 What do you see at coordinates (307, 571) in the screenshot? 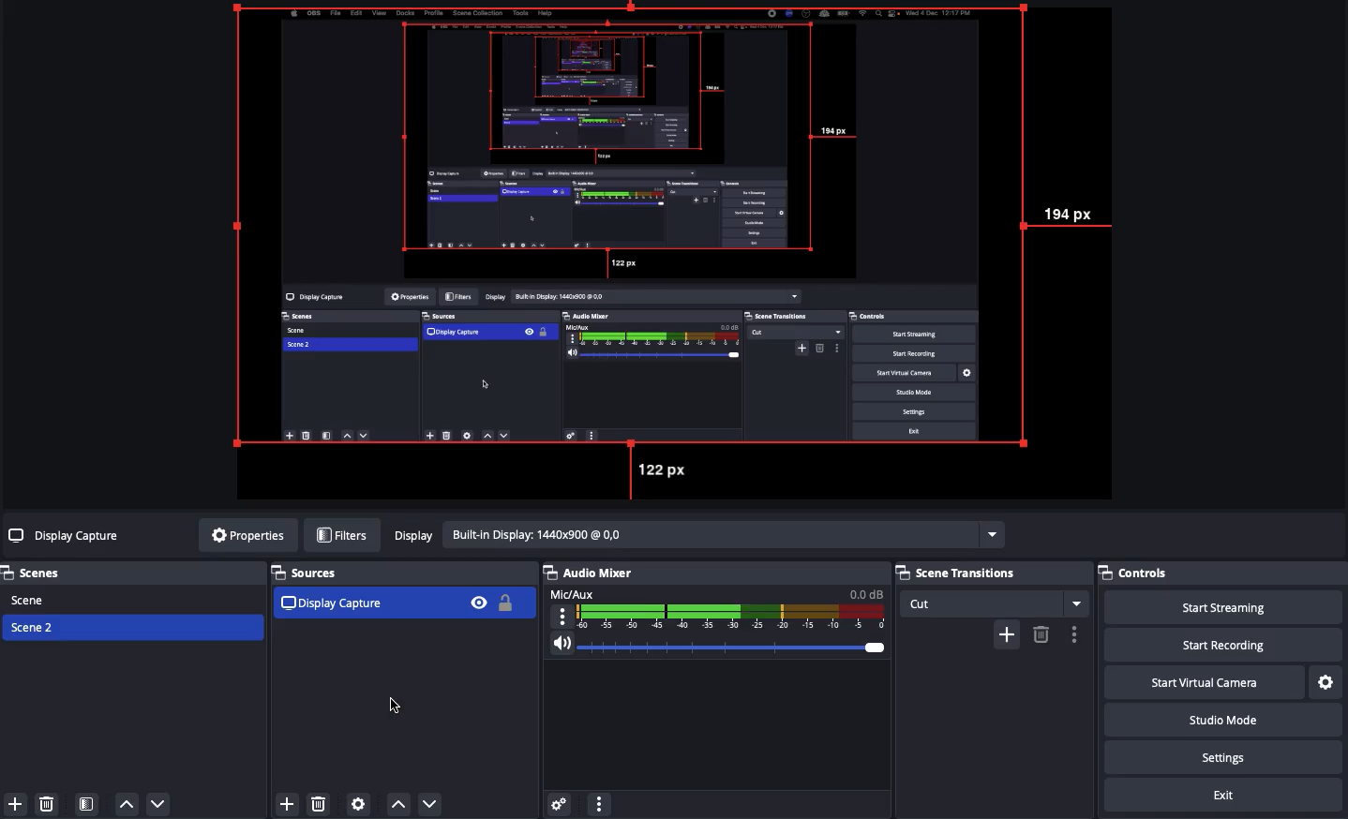
I see `Sources` at bounding box center [307, 571].